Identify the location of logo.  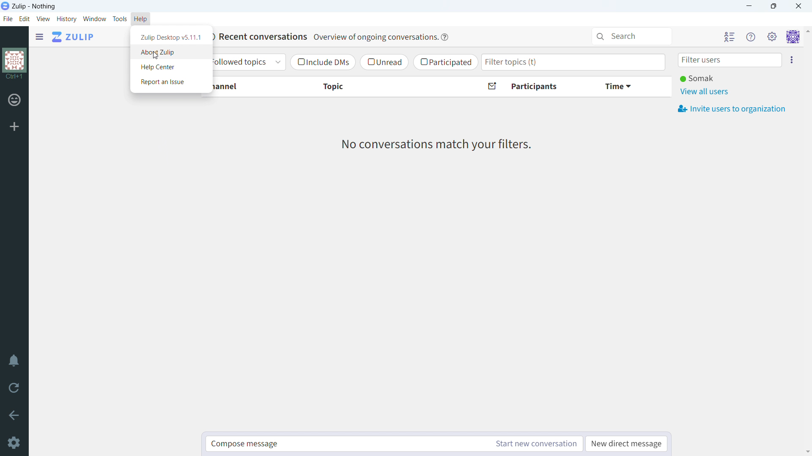
(16, 64).